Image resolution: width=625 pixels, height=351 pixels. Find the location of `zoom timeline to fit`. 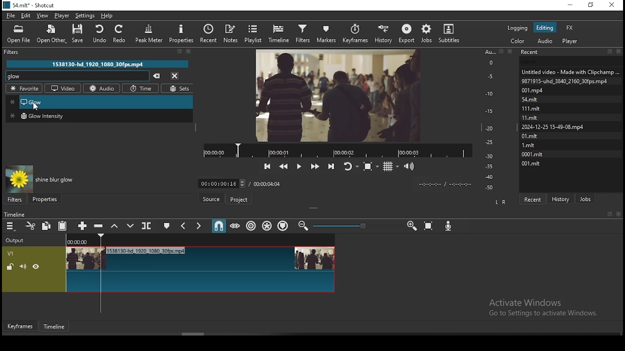

zoom timeline to fit is located at coordinates (429, 226).